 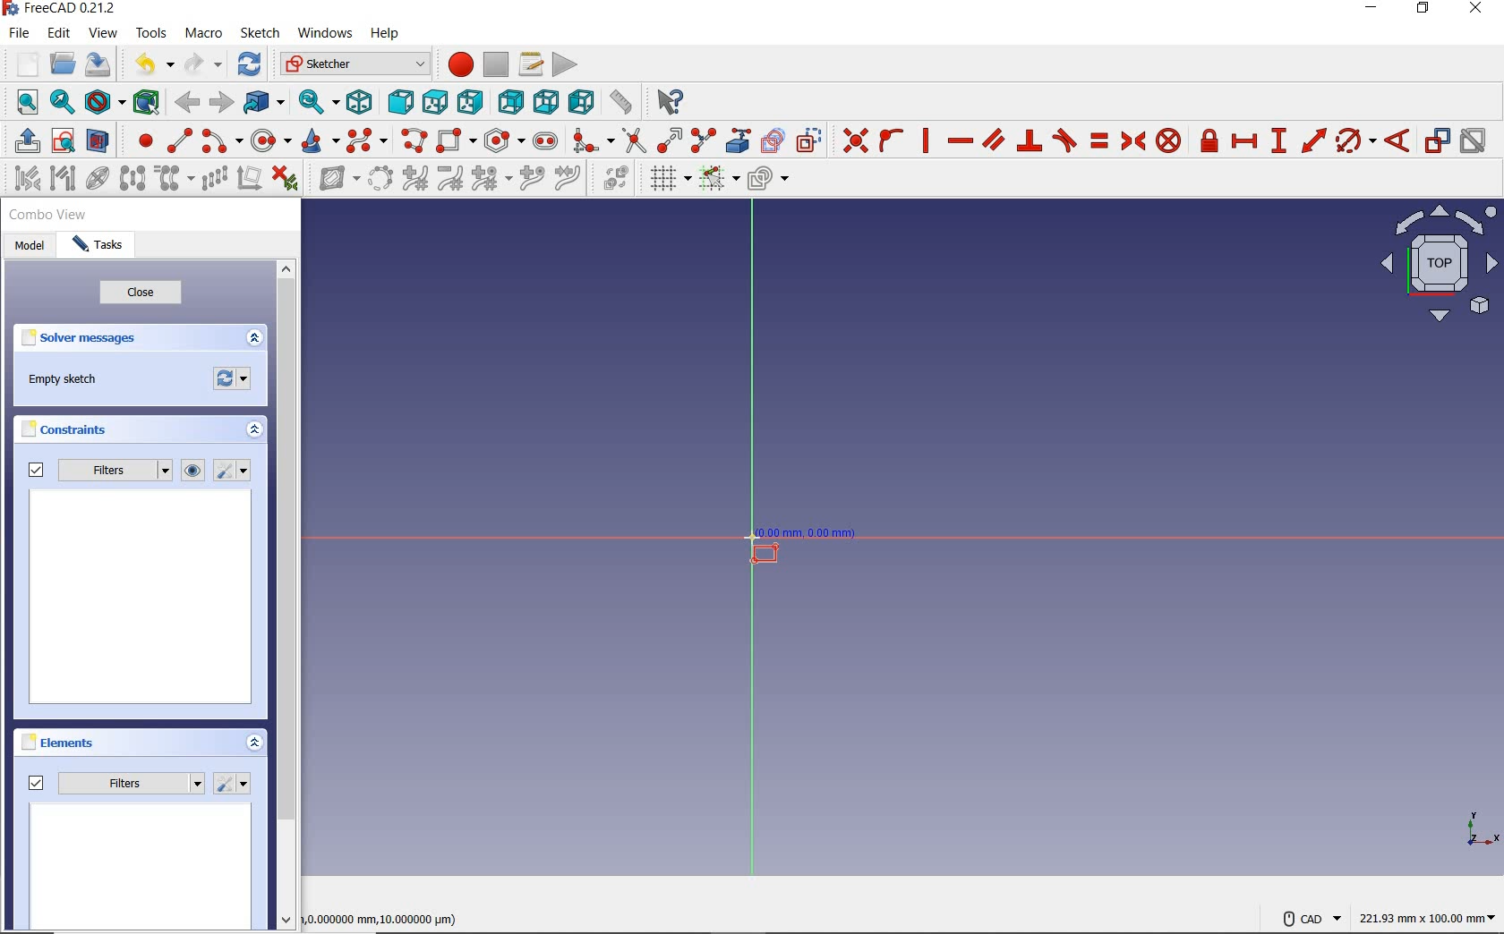 What do you see at coordinates (261, 33) in the screenshot?
I see `sketch` at bounding box center [261, 33].